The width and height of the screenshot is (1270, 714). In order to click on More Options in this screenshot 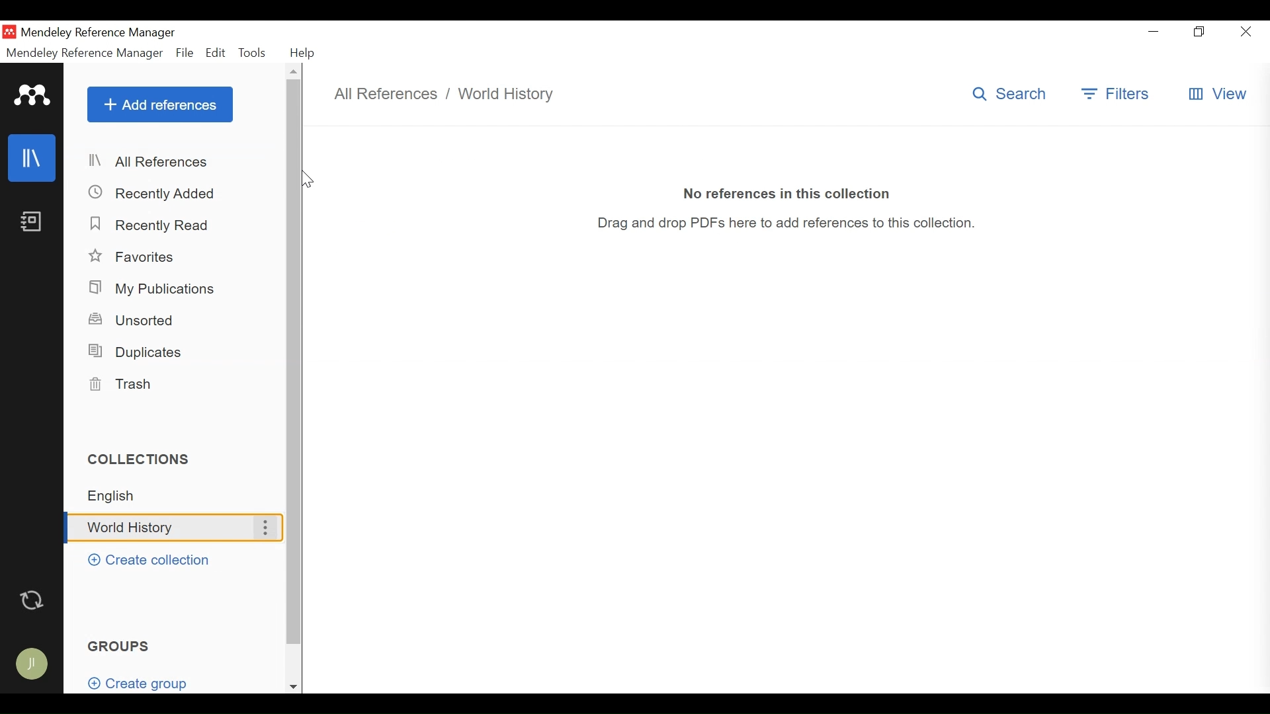, I will do `click(264, 528)`.